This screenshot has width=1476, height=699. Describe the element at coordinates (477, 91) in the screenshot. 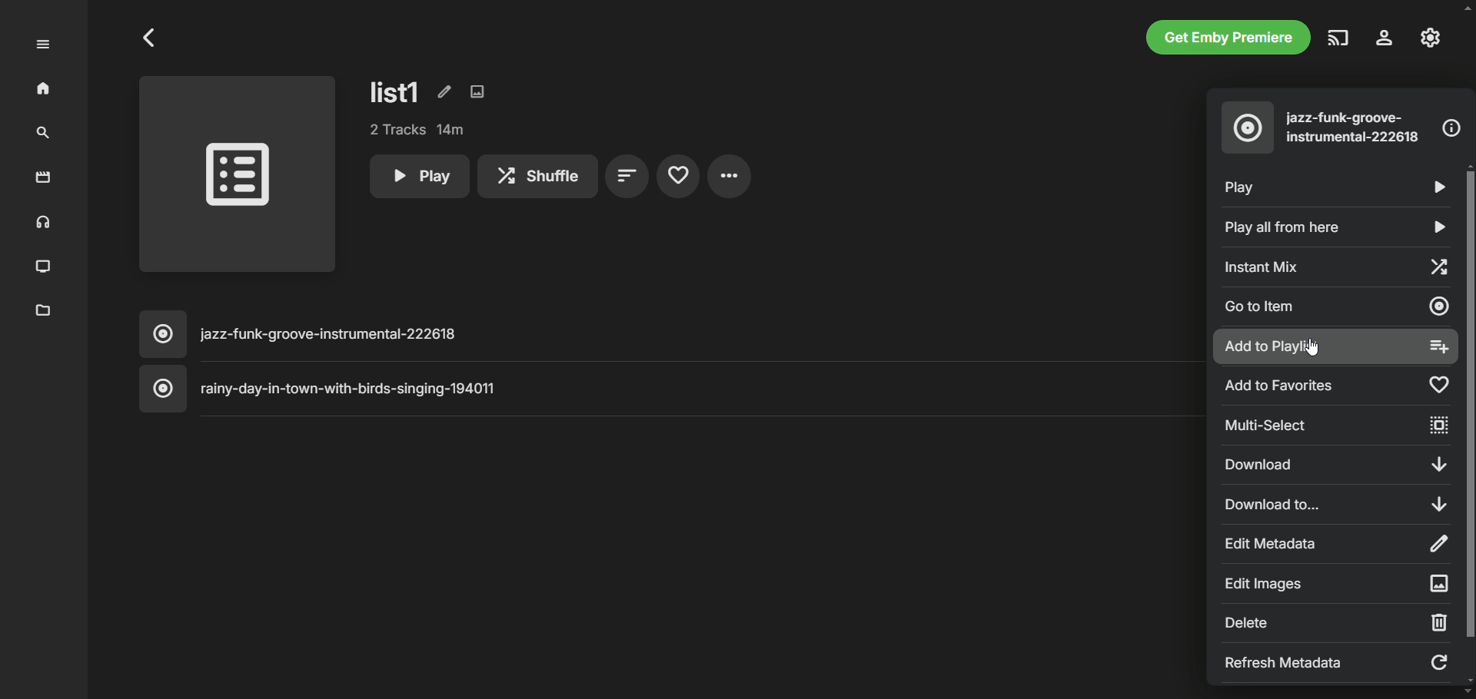

I see `edit images` at that location.